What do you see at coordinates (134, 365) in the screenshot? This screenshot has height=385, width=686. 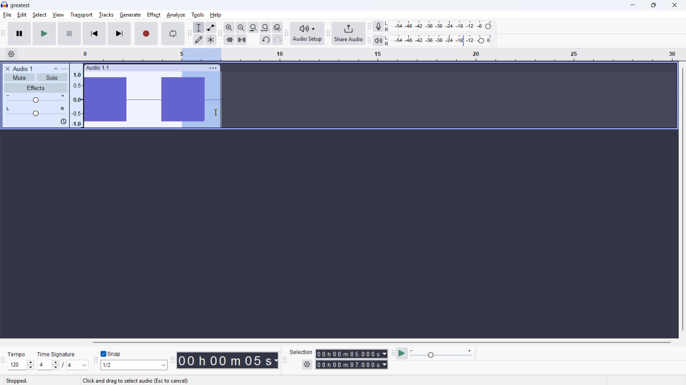 I see `Select snapping ` at bounding box center [134, 365].